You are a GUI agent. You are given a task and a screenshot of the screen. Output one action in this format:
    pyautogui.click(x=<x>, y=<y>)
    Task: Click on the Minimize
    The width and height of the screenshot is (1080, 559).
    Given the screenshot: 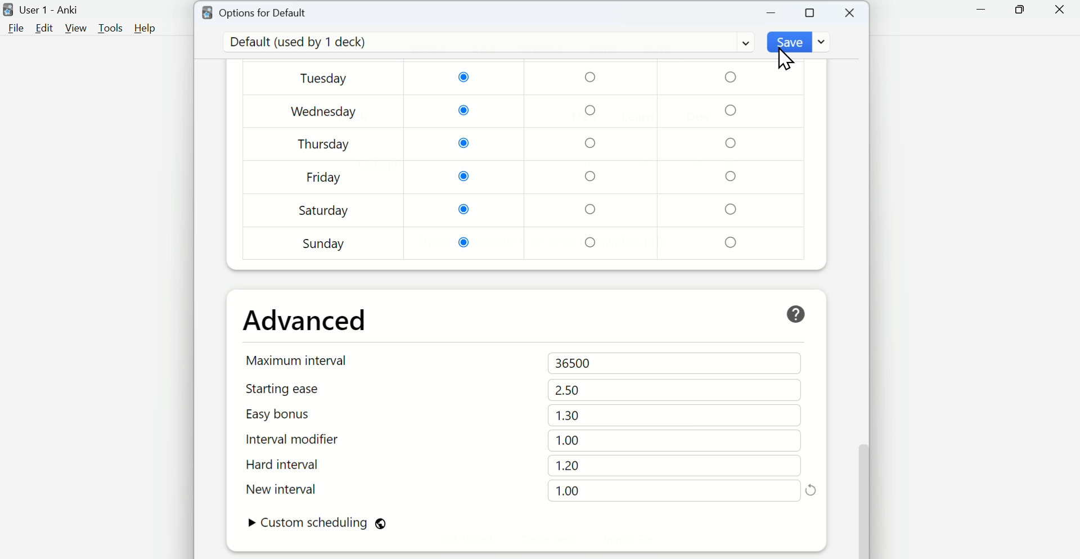 What is the action you would take?
    pyautogui.click(x=772, y=13)
    